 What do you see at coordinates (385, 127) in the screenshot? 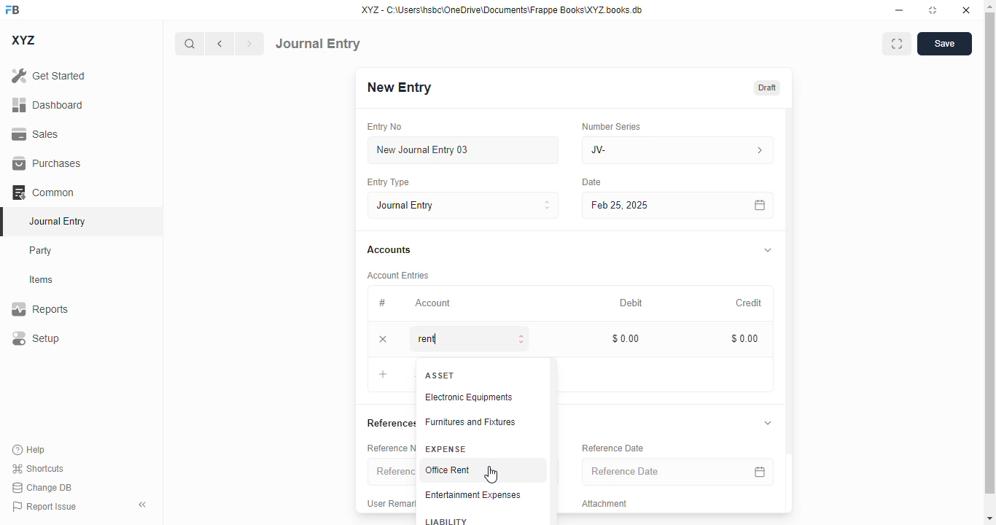
I see `entry no` at bounding box center [385, 127].